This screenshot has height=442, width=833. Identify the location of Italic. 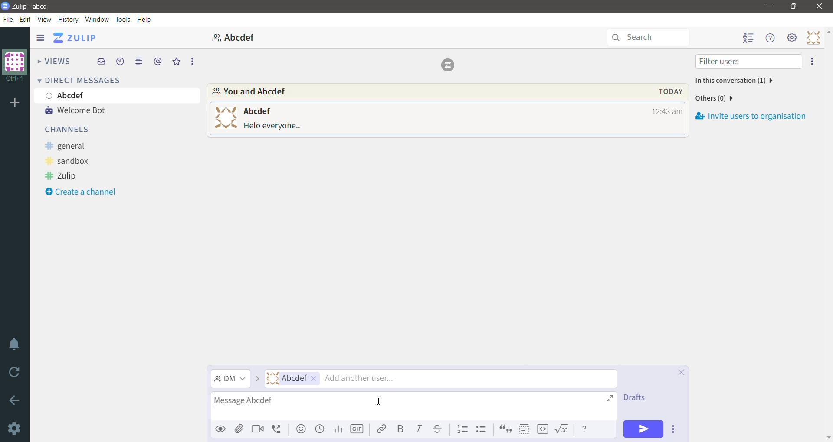
(418, 429).